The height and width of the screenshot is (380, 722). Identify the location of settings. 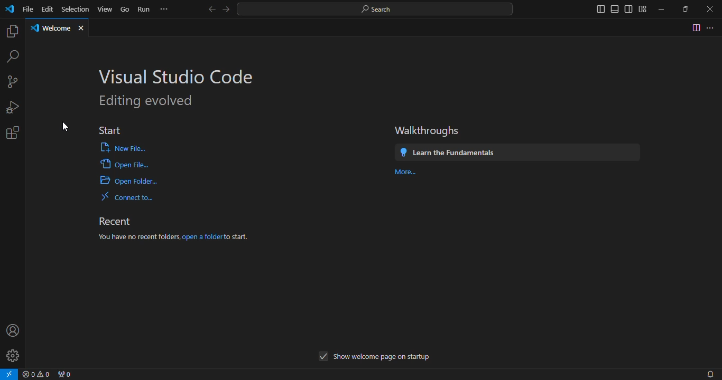
(12, 135).